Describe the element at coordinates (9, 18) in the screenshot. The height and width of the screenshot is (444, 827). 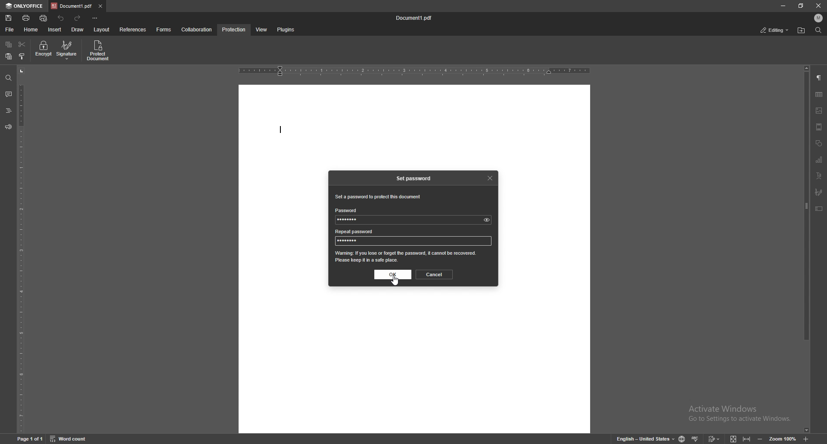
I see `save` at that location.